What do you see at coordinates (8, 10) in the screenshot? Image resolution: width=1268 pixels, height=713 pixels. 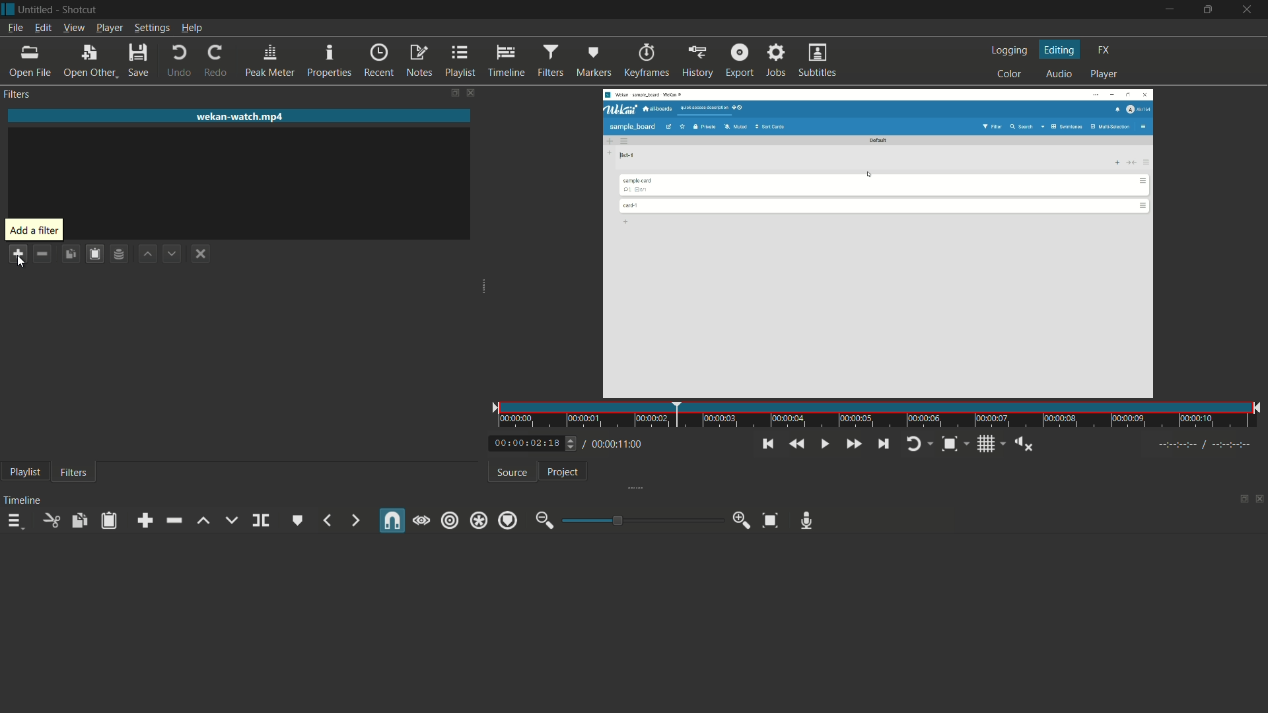 I see `app icon` at bounding box center [8, 10].